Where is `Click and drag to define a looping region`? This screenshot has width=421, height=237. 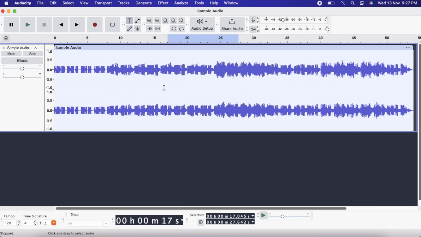 Click and drag to define a looping region is located at coordinates (229, 38).